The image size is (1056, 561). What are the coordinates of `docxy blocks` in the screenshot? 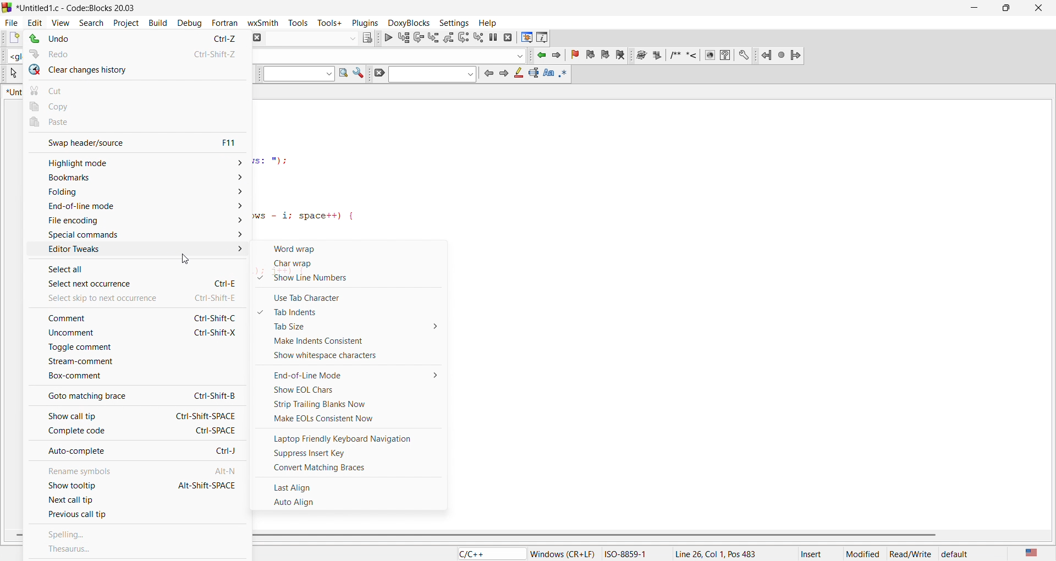 It's located at (692, 57).